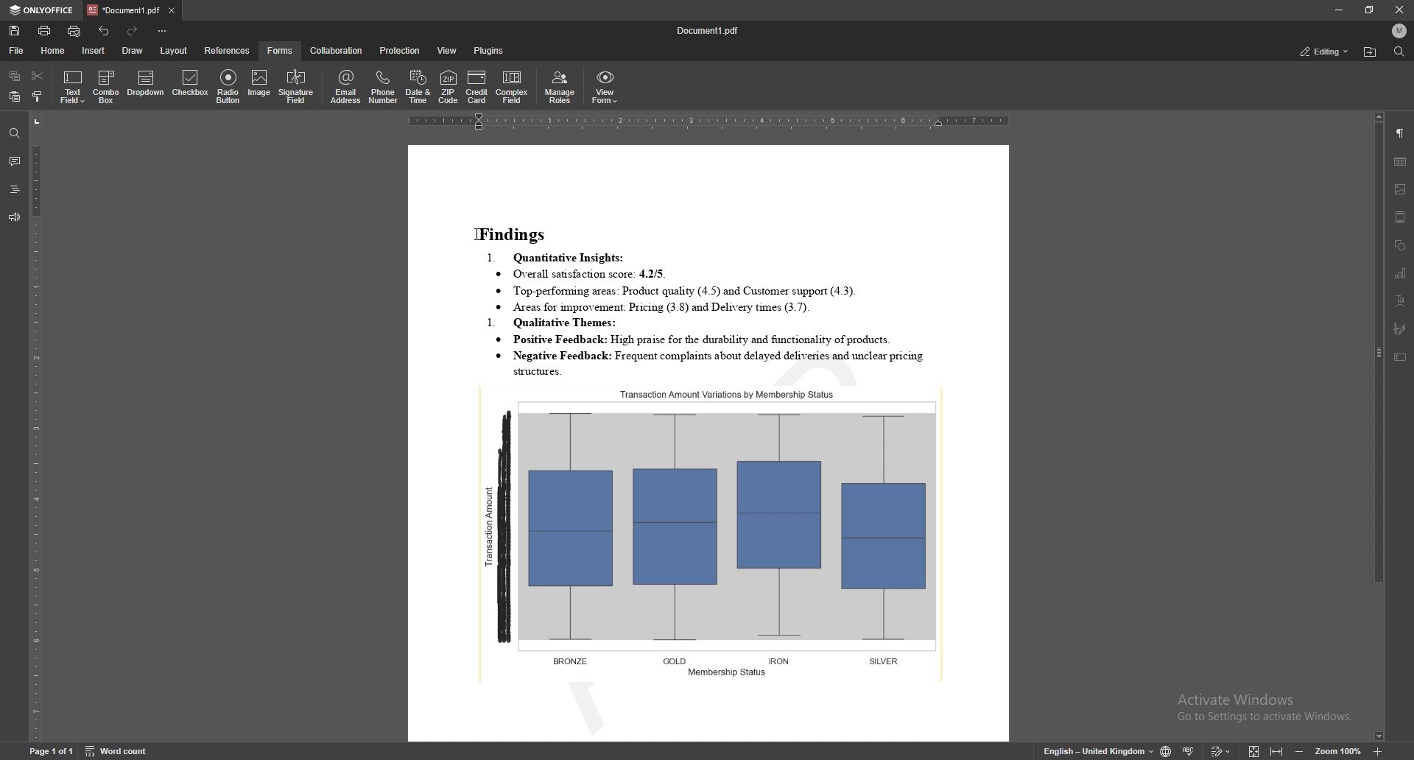 The height and width of the screenshot is (760, 1414). What do you see at coordinates (1400, 133) in the screenshot?
I see `paragraph` at bounding box center [1400, 133].